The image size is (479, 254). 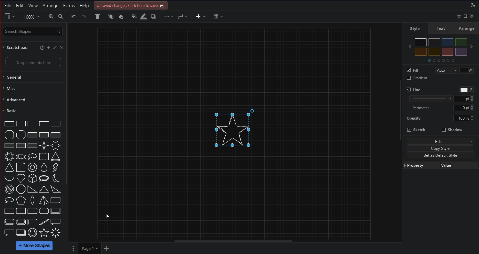 What do you see at coordinates (32, 135) in the screenshot?
I see `rectangle with diagonal fill` at bounding box center [32, 135].